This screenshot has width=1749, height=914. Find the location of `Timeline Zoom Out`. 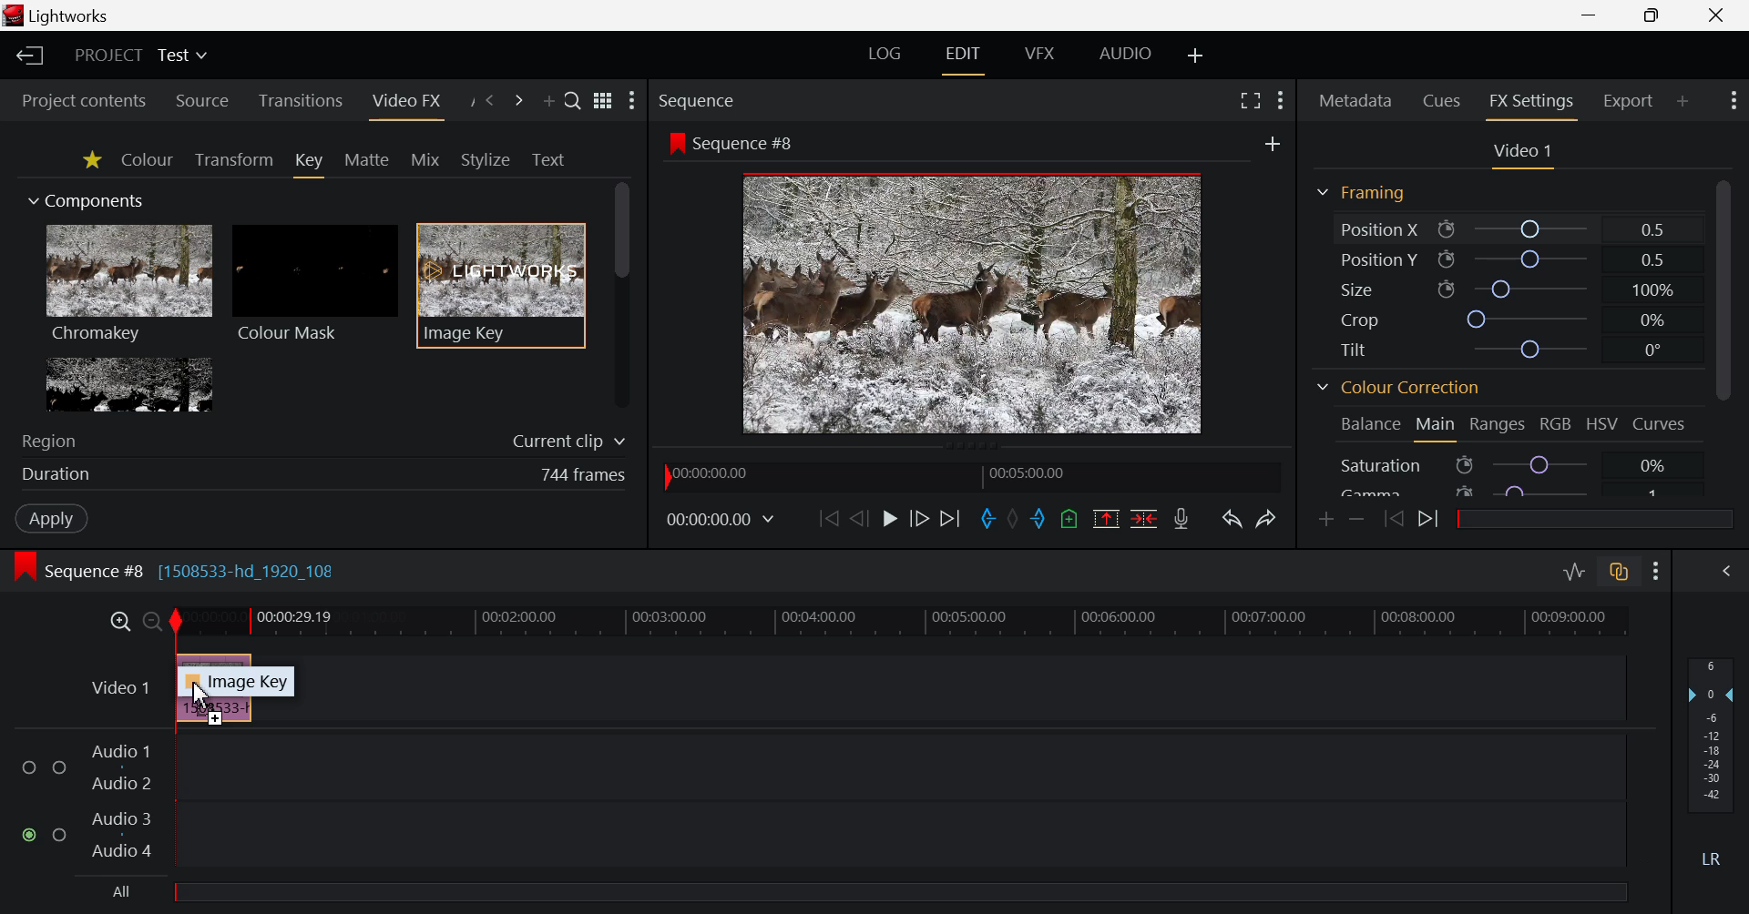

Timeline Zoom Out is located at coordinates (148, 622).